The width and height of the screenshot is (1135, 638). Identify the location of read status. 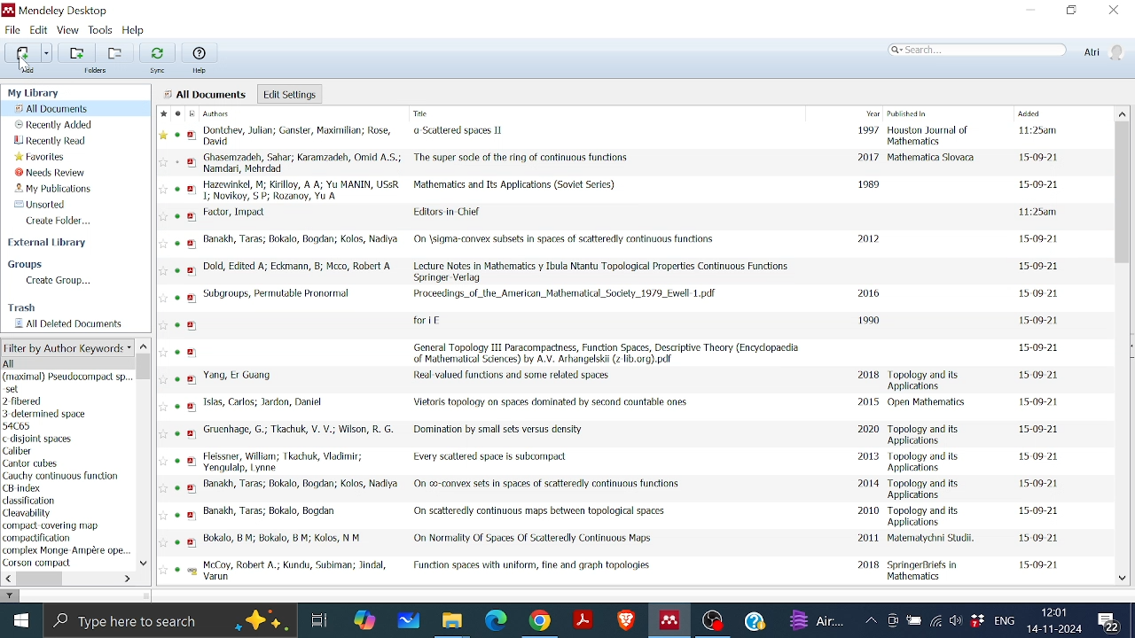
(179, 136).